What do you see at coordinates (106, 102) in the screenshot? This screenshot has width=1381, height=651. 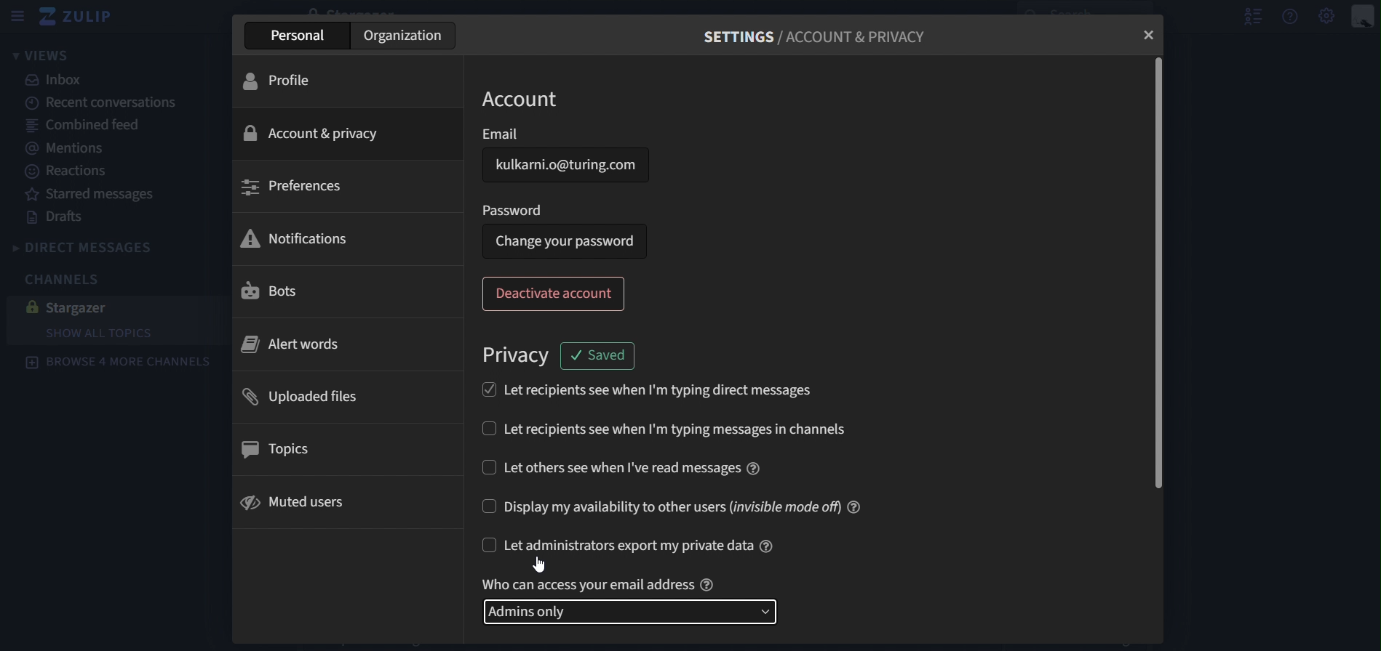 I see `recent canversations` at bounding box center [106, 102].